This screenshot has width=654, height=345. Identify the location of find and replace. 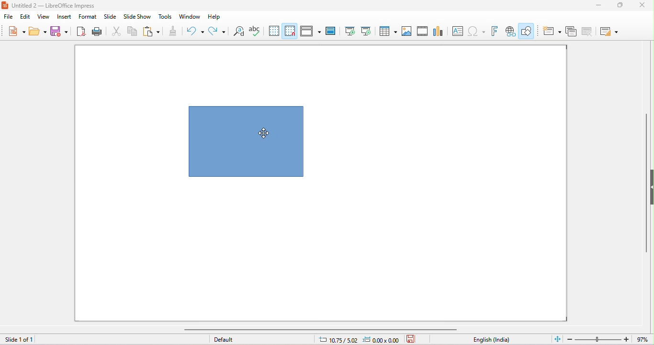
(239, 31).